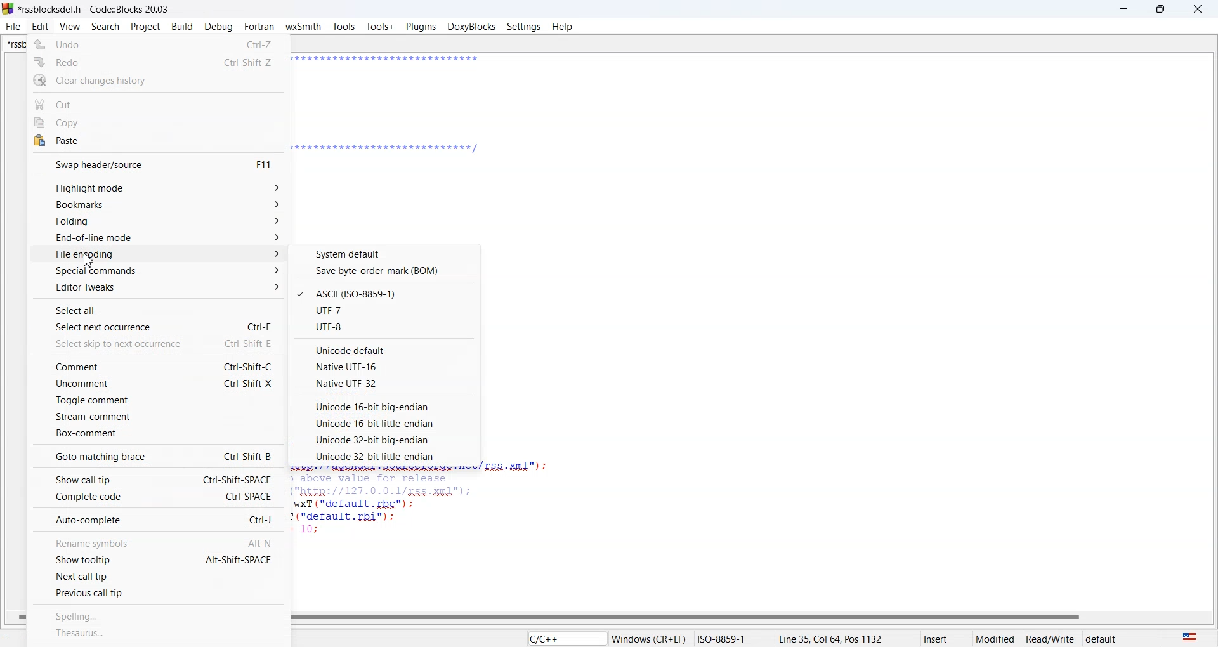  I want to click on File Encoding, so click(160, 254).